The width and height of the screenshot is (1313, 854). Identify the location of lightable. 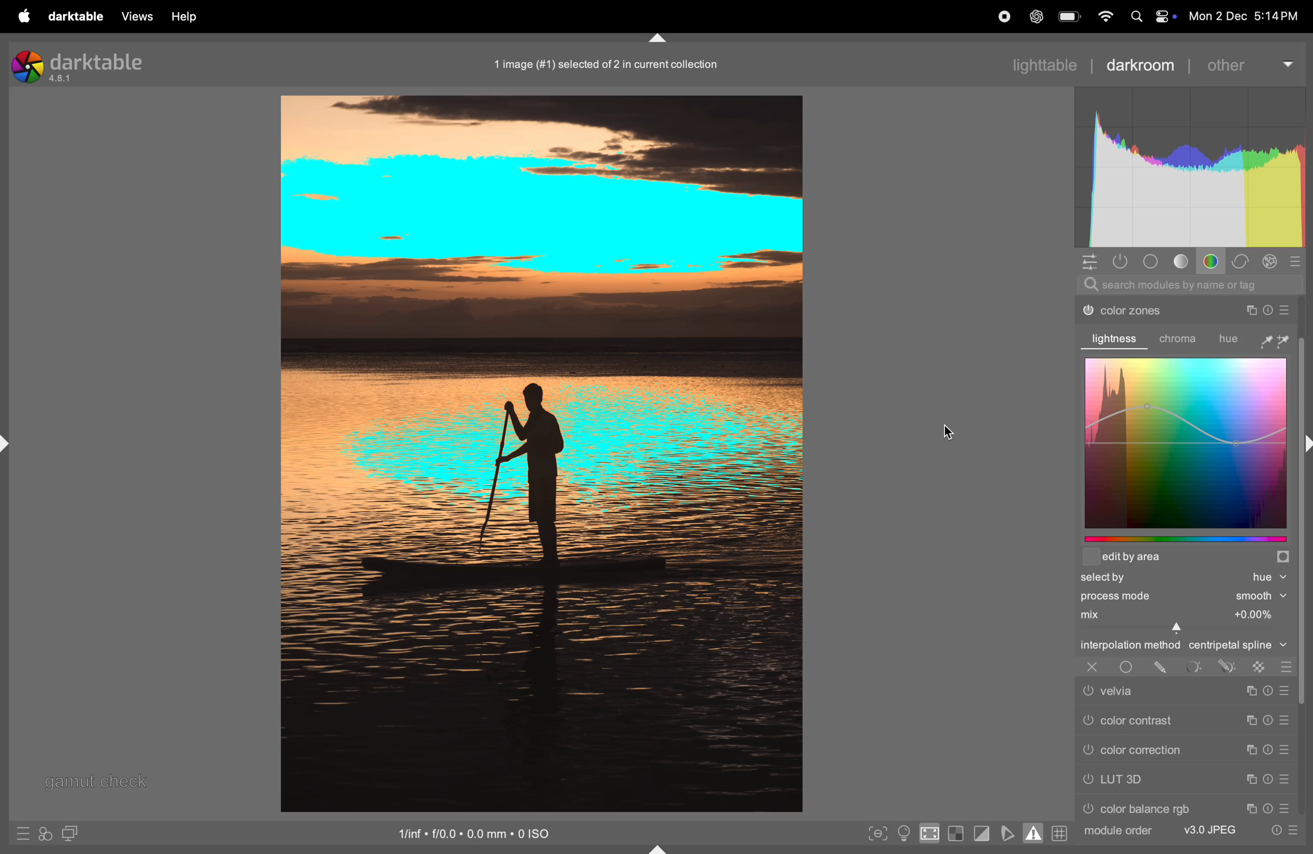
(1037, 65).